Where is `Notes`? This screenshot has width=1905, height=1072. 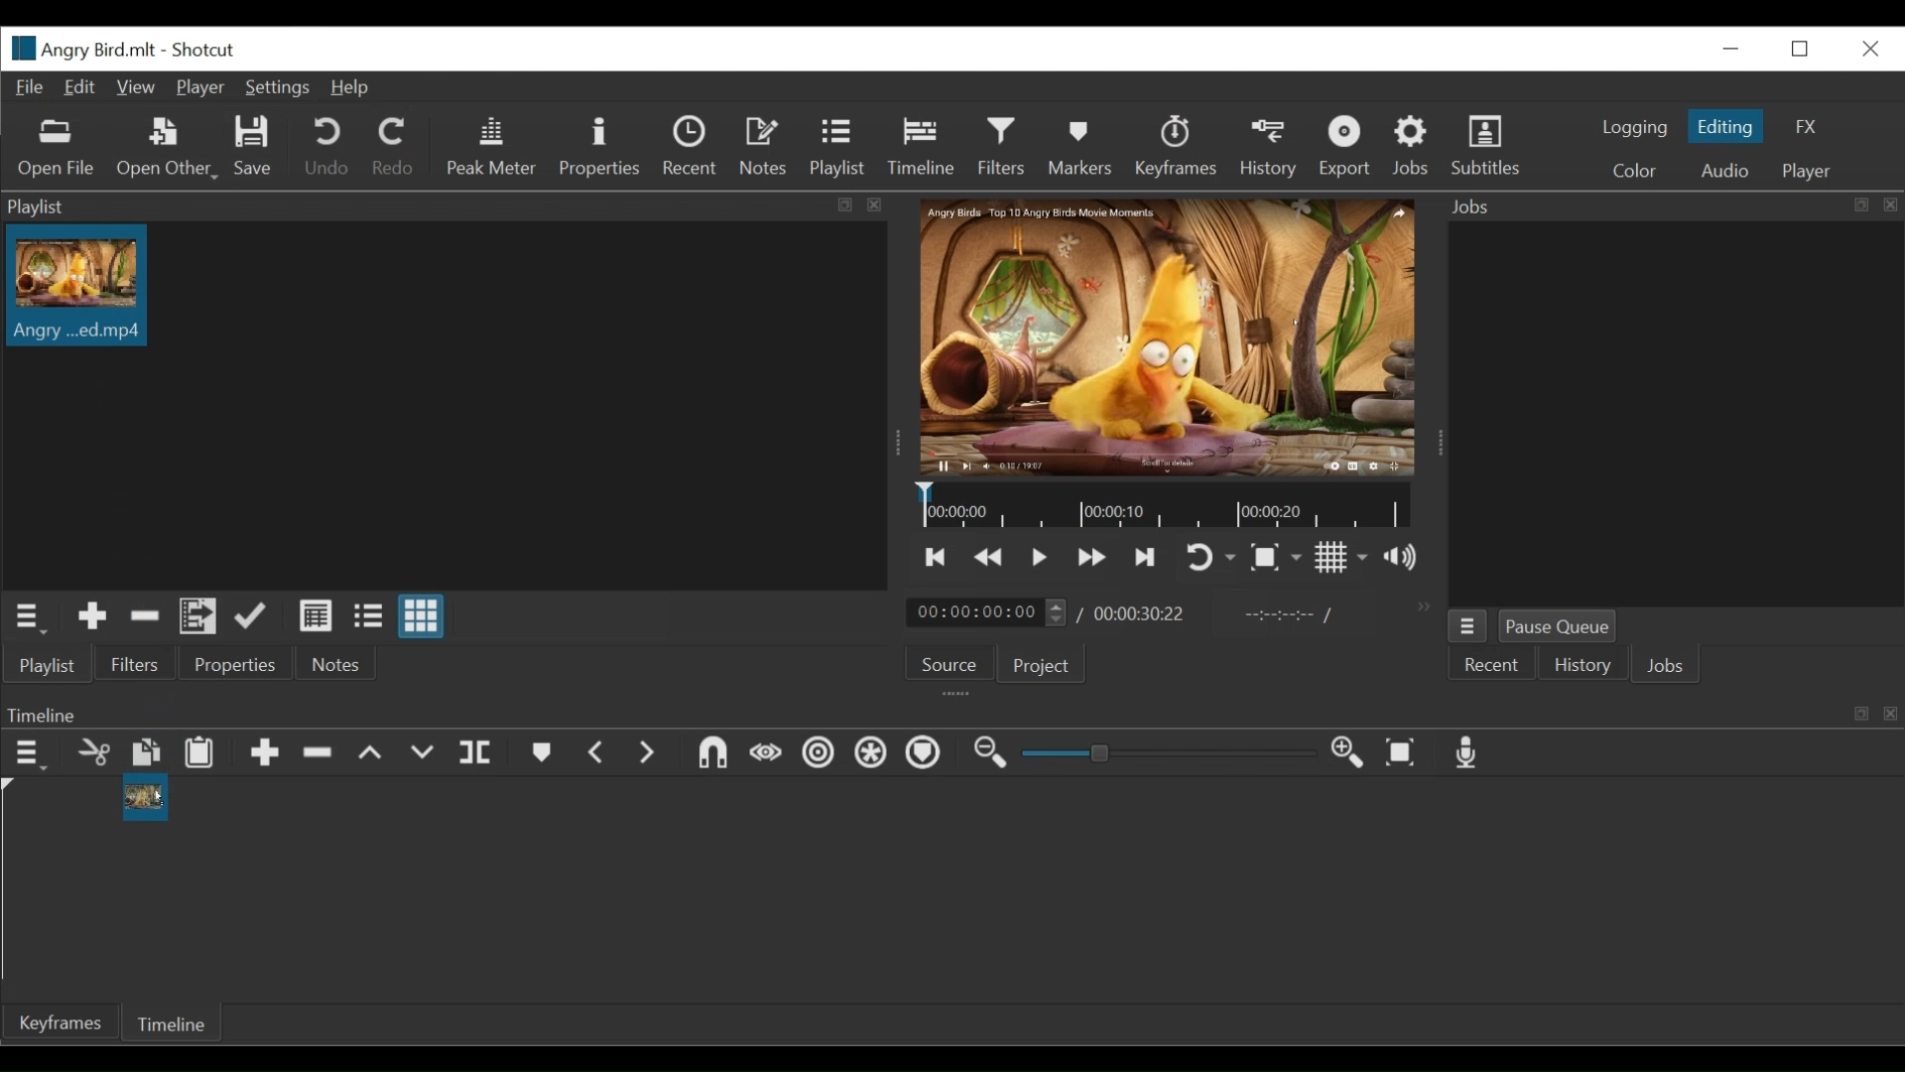
Notes is located at coordinates (342, 662).